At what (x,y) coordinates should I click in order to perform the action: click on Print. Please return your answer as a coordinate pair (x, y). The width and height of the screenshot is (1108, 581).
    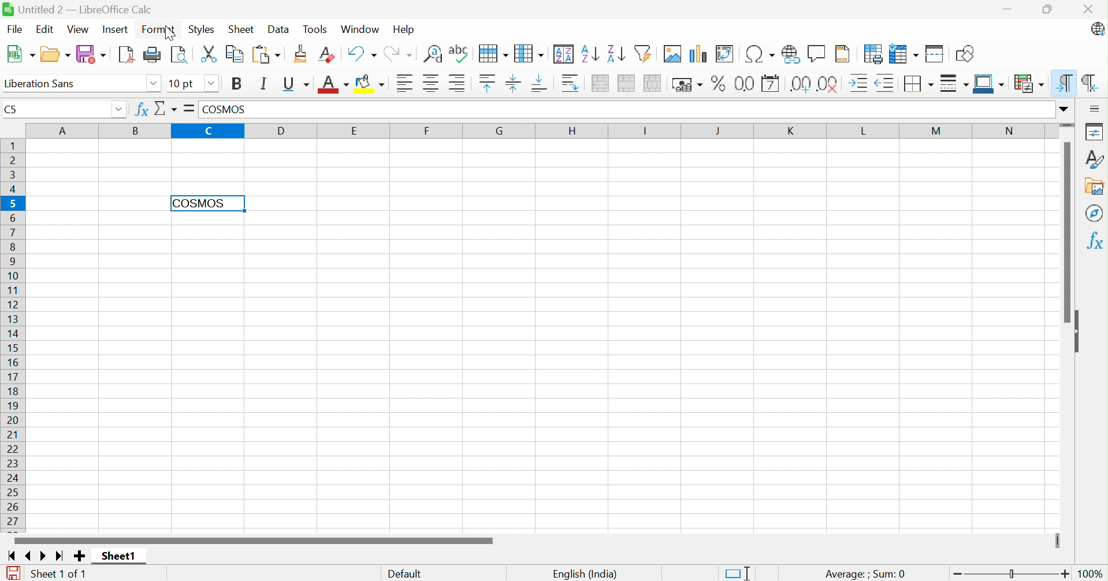
    Looking at the image, I should click on (154, 55).